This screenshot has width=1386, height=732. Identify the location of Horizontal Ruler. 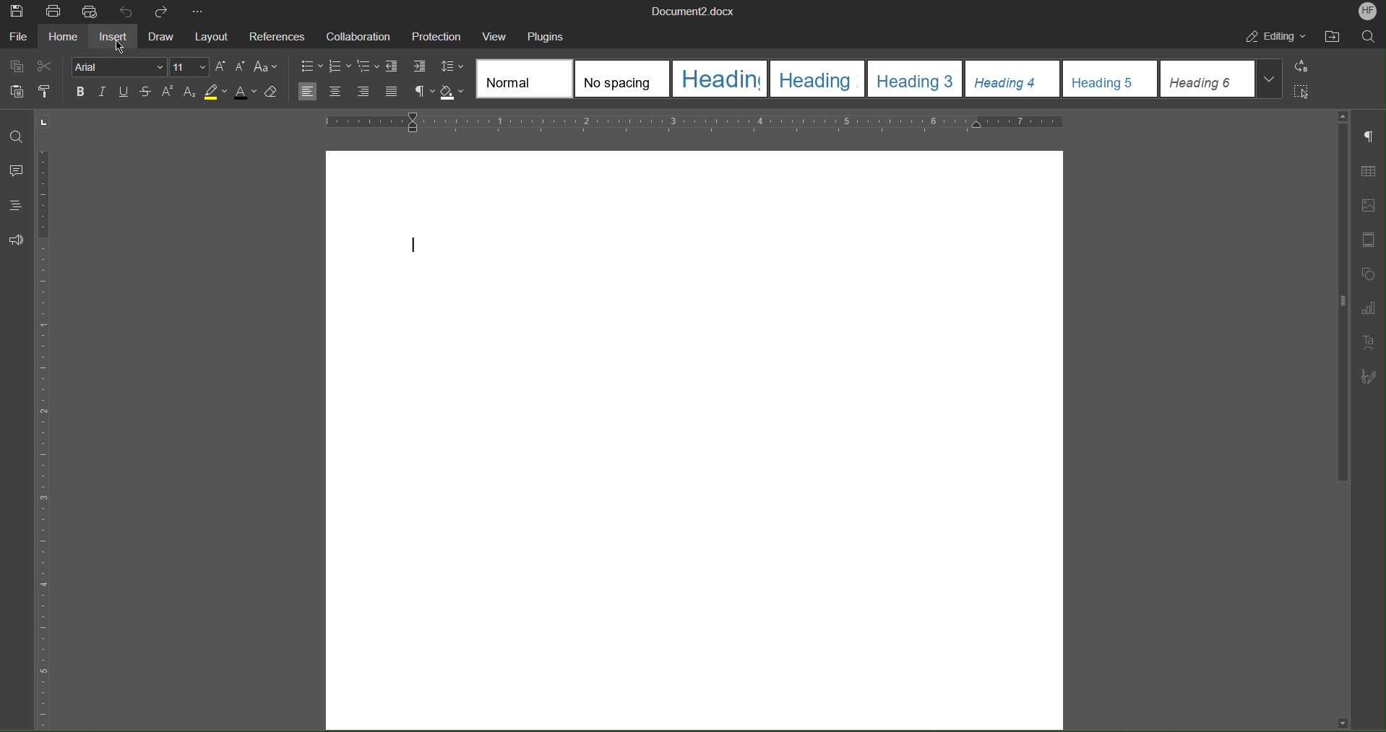
(692, 123).